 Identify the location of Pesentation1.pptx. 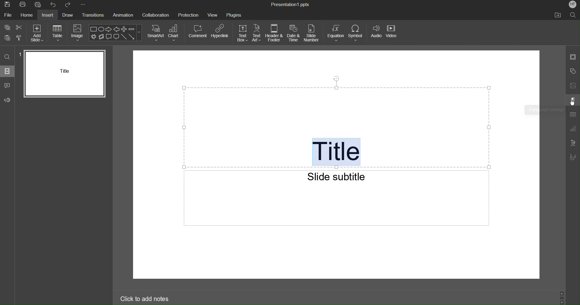
(290, 5).